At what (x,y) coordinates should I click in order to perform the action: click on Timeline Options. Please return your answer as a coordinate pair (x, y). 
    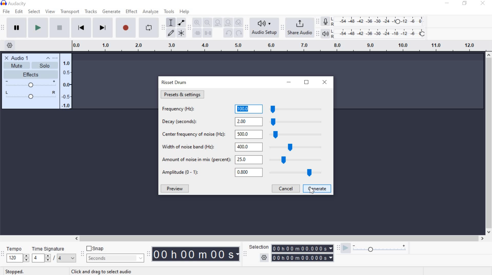
    Looking at the image, I should click on (11, 46).